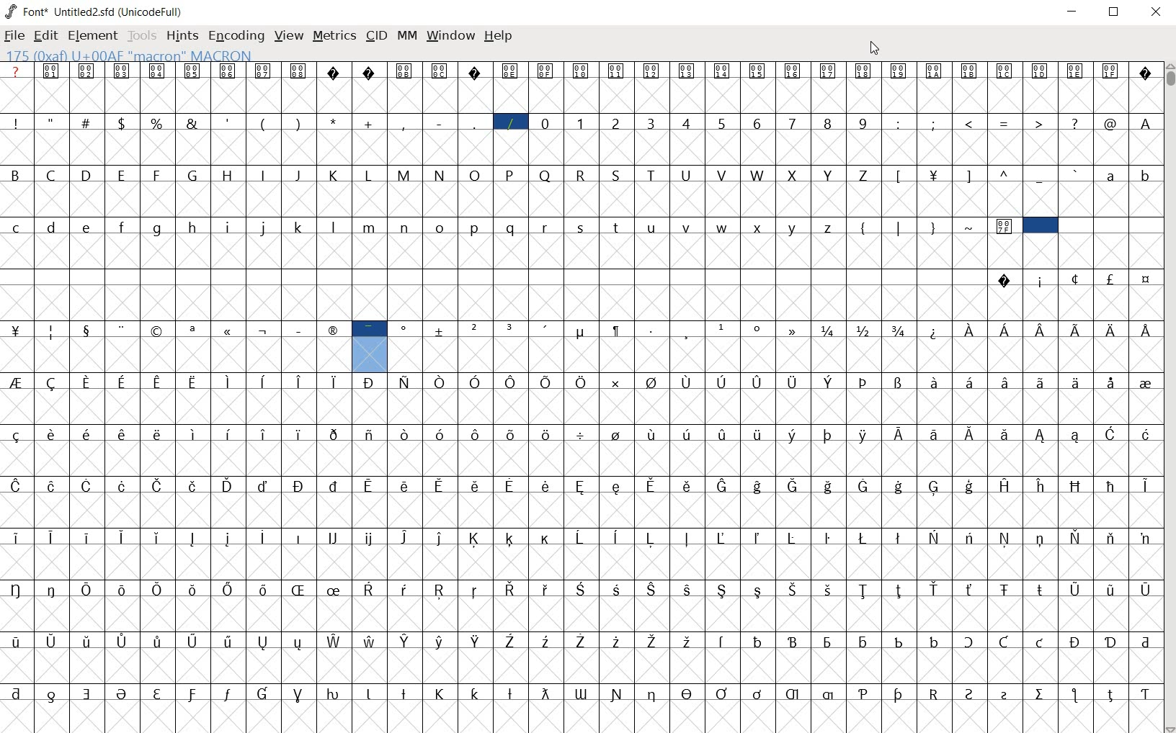 This screenshot has height=733, width=1176. Describe the element at coordinates (406, 37) in the screenshot. I see `MM` at that location.